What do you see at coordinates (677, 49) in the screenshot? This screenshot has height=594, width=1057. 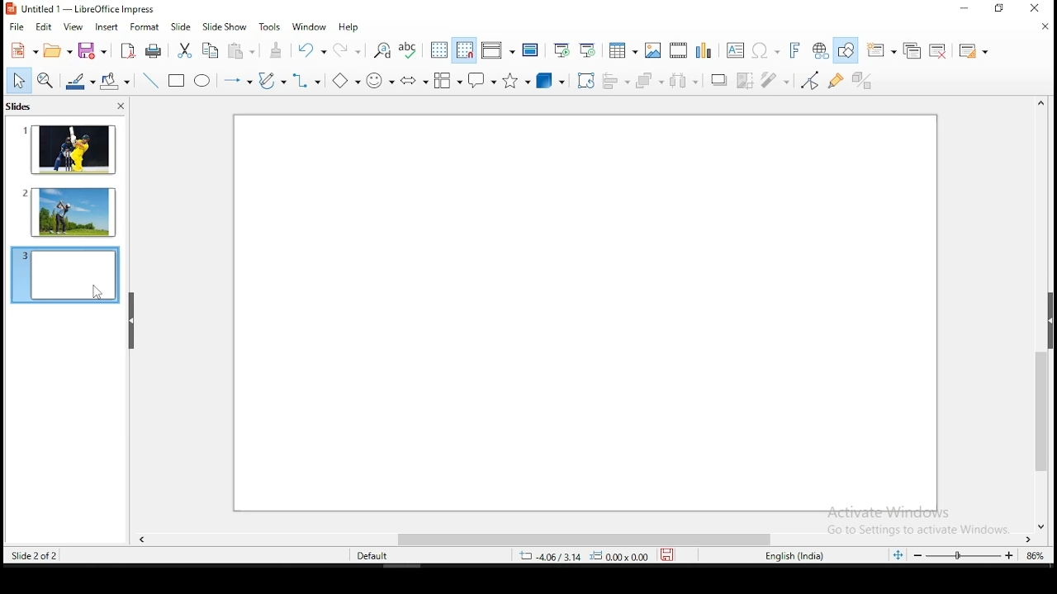 I see `insert video` at bounding box center [677, 49].